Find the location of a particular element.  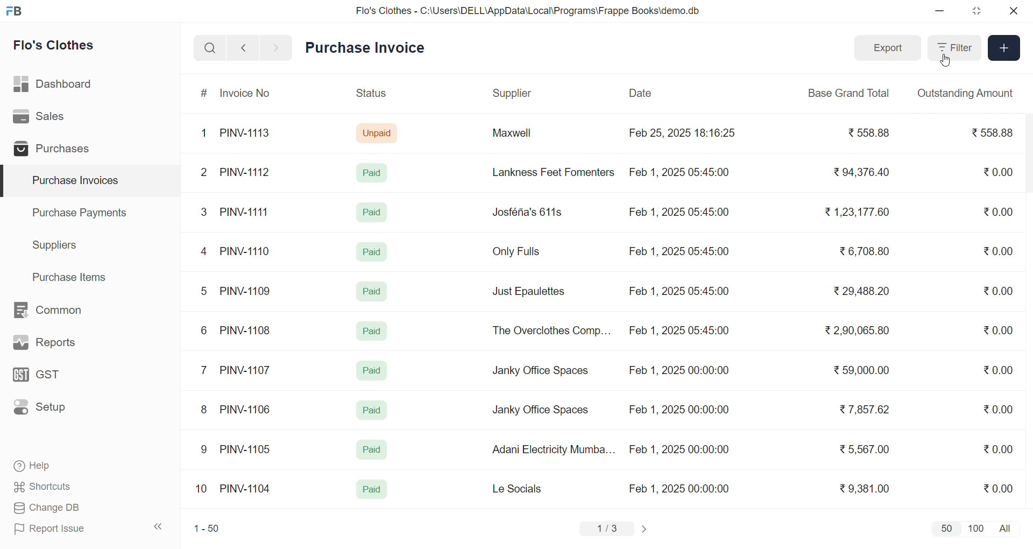

Purchase Payments is located at coordinates (83, 212).